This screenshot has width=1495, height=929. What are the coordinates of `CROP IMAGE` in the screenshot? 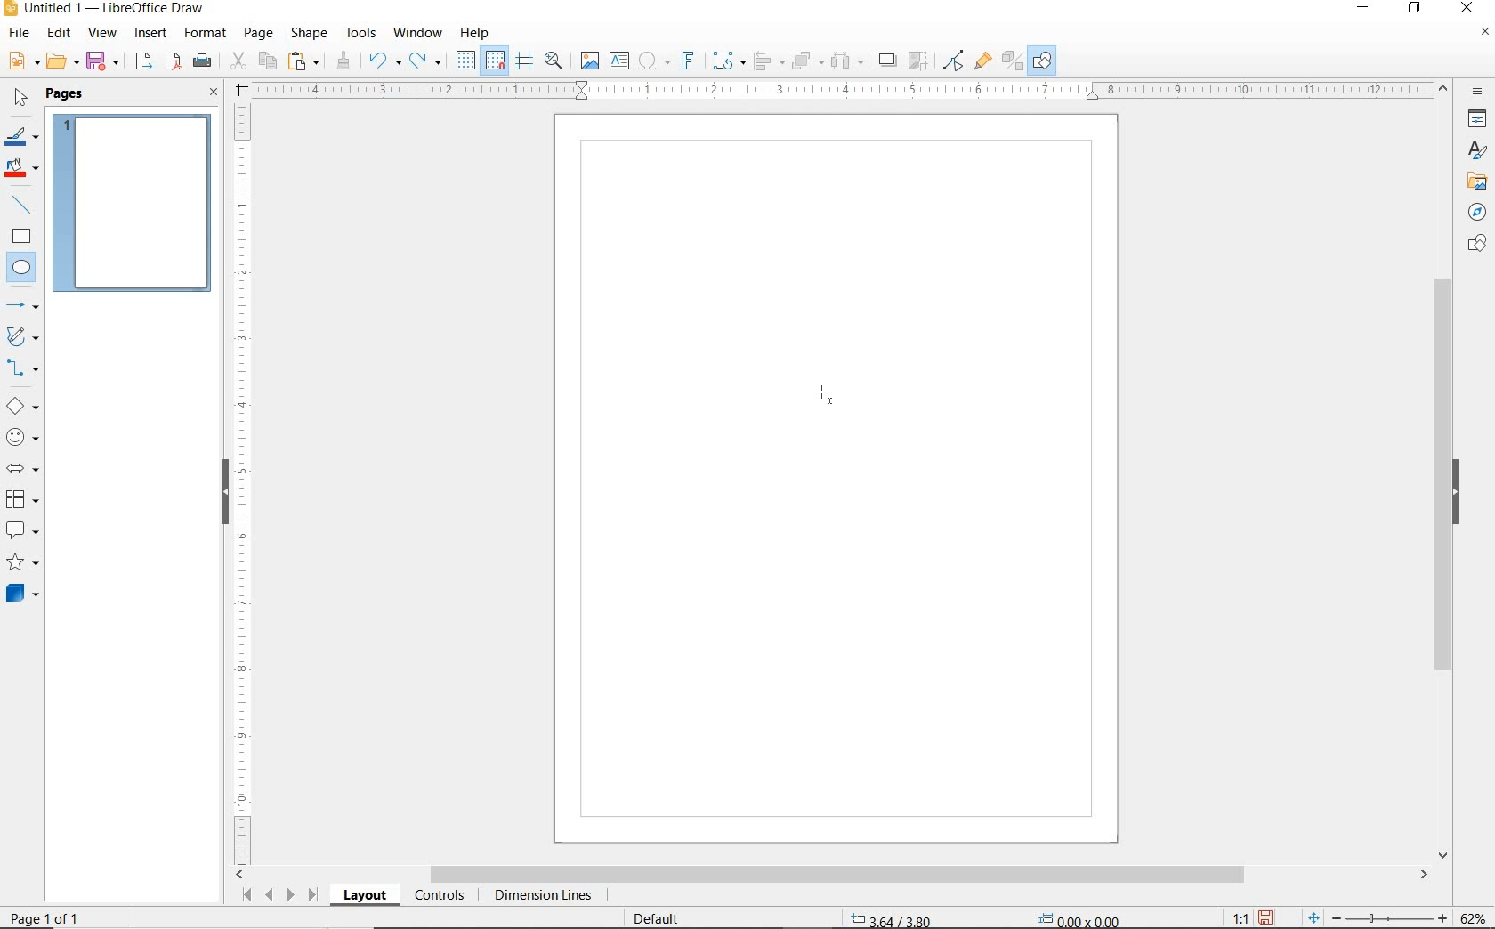 It's located at (917, 61).